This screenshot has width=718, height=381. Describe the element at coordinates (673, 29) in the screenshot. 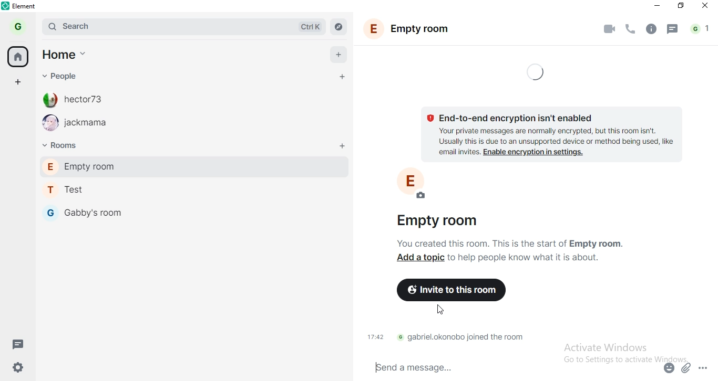

I see `message` at that location.